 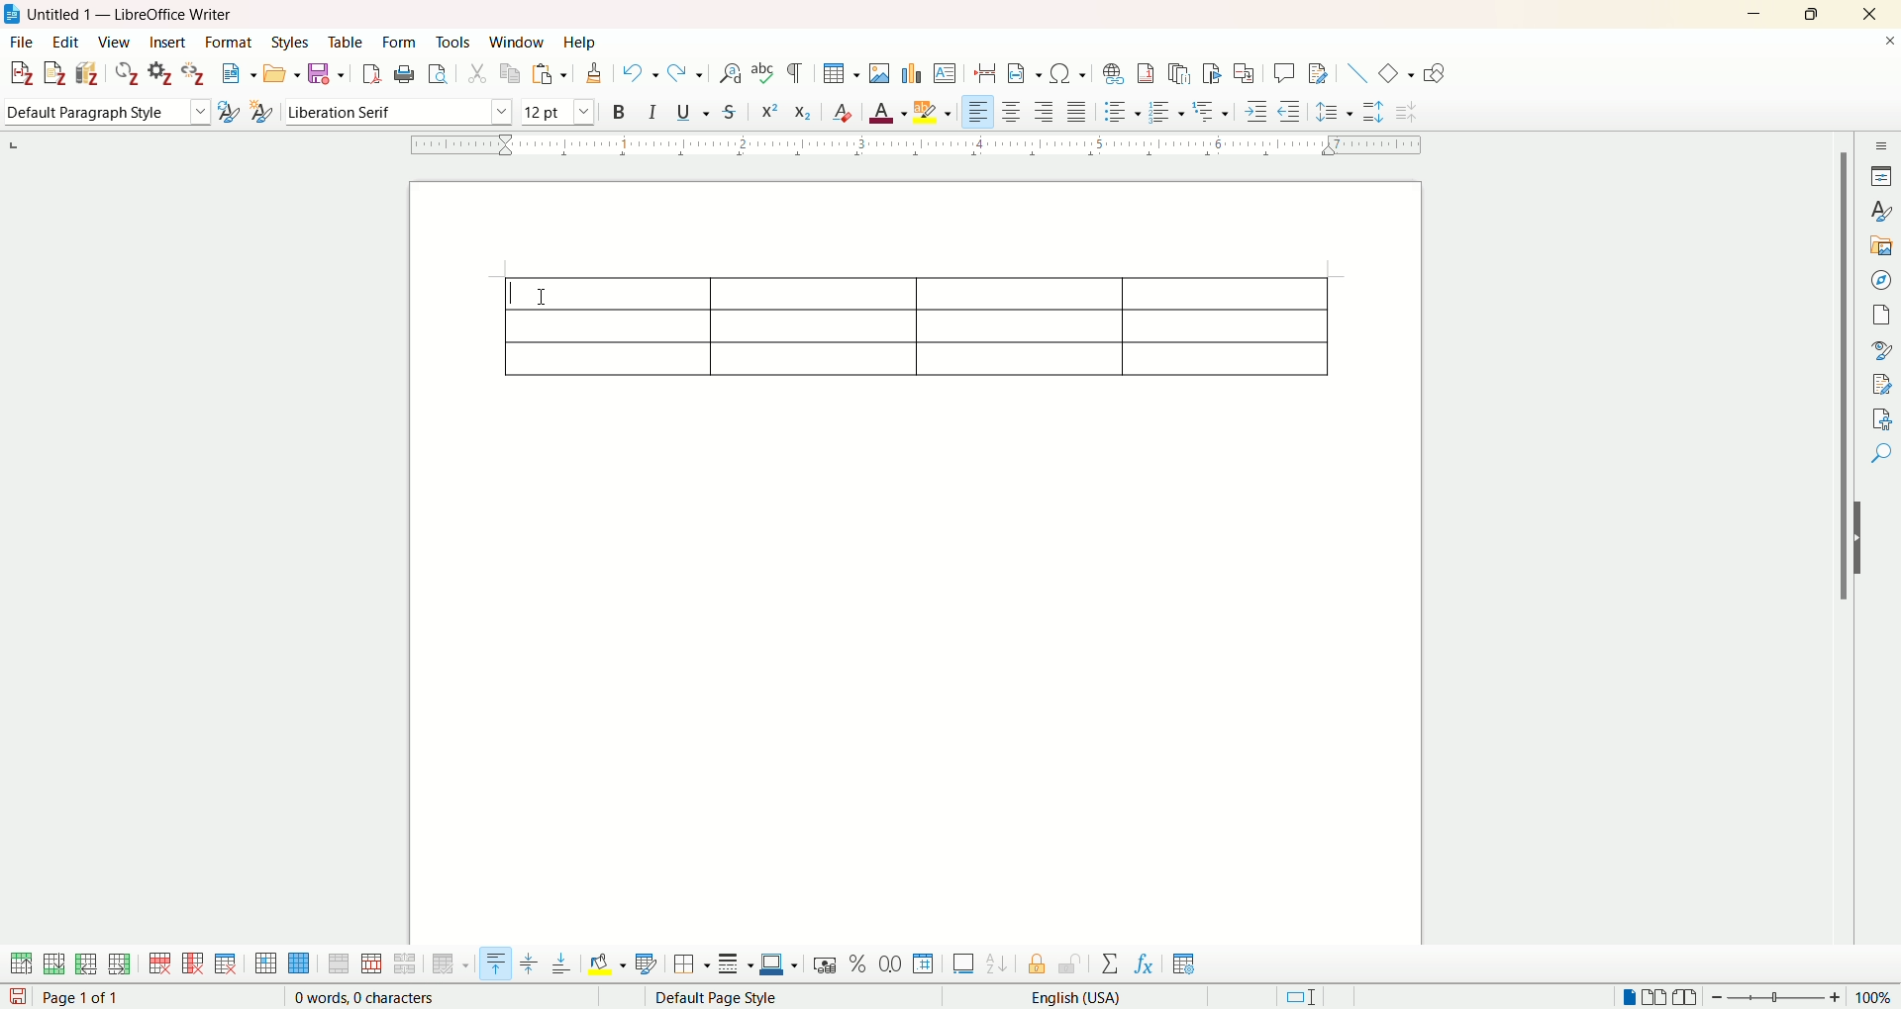 I want to click on border, so click(x=694, y=964).